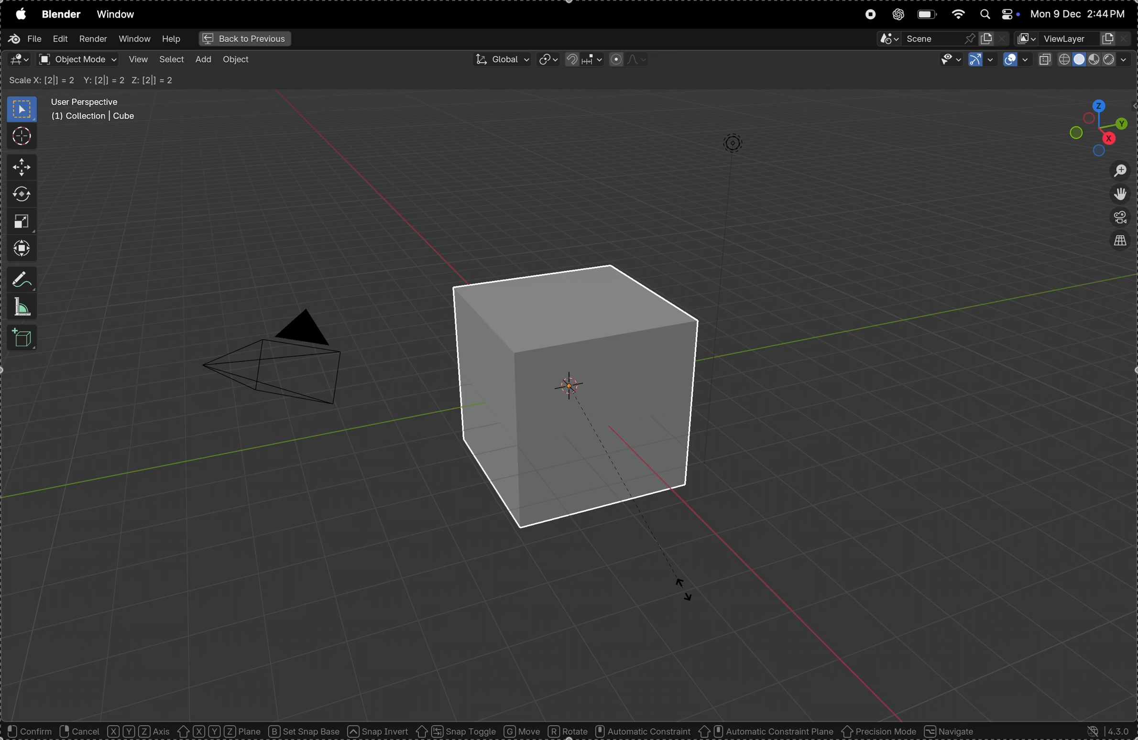  I want to click on measure, so click(20, 306).